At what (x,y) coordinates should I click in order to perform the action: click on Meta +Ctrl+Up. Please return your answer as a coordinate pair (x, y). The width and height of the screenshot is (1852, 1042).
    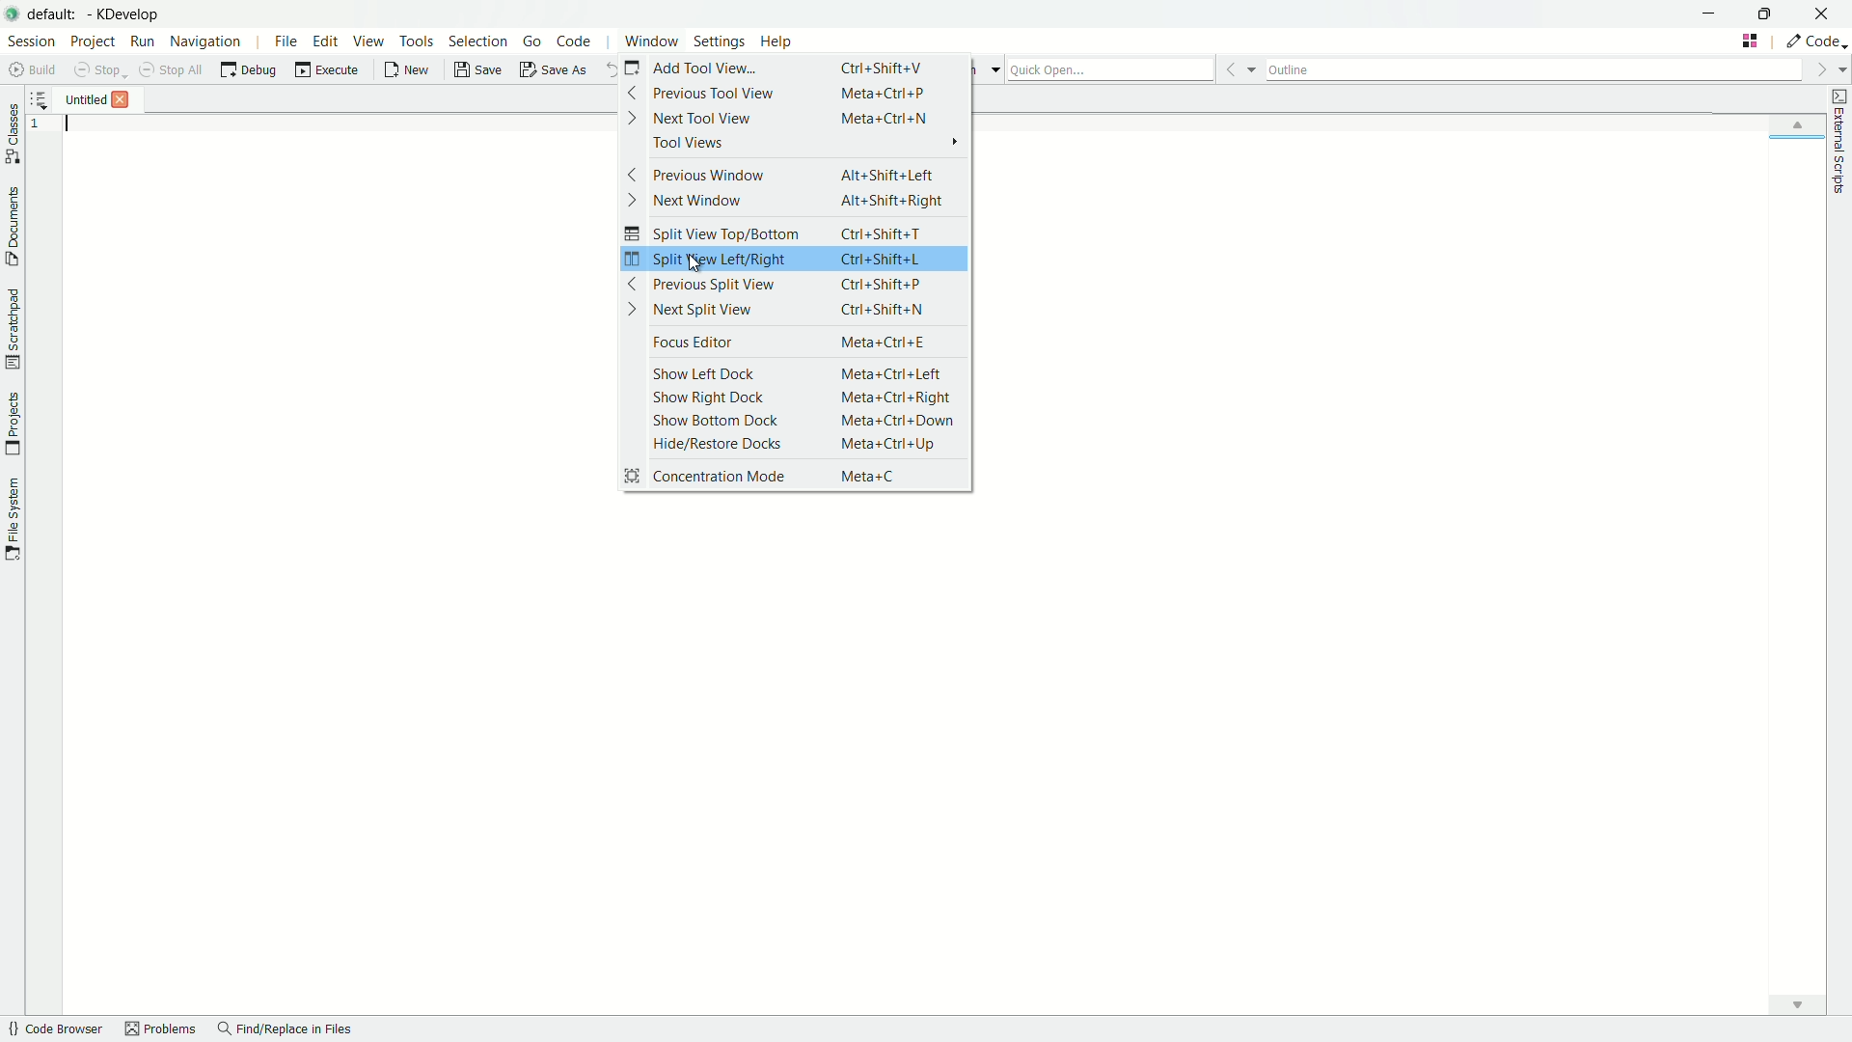
    Looking at the image, I should click on (893, 443).